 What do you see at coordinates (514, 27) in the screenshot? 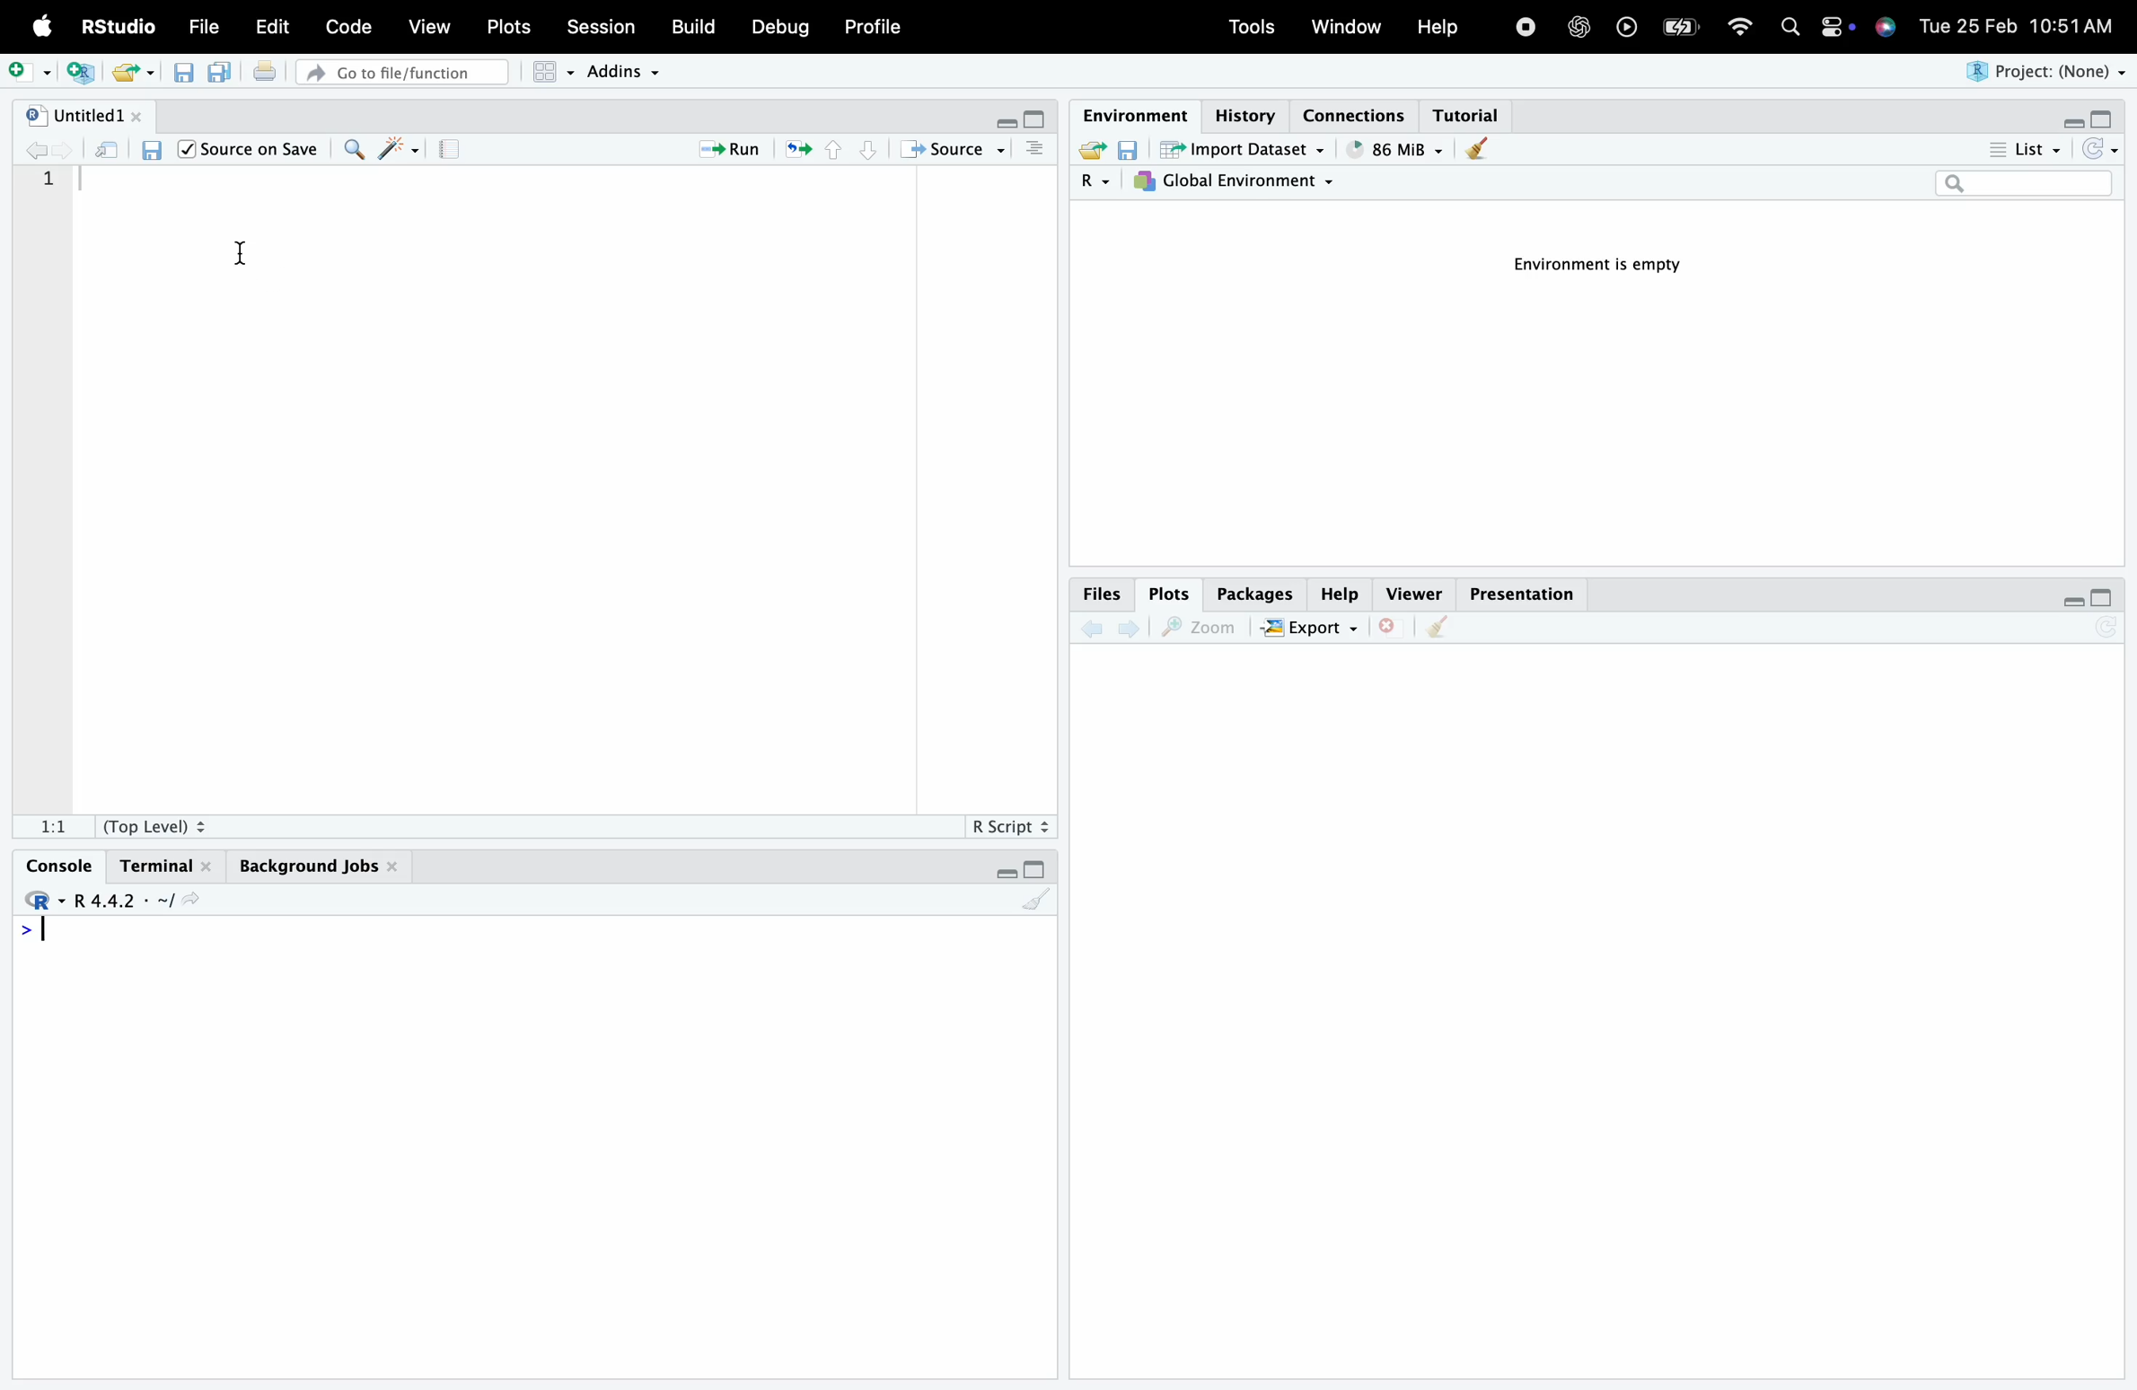
I see `Plots` at bounding box center [514, 27].